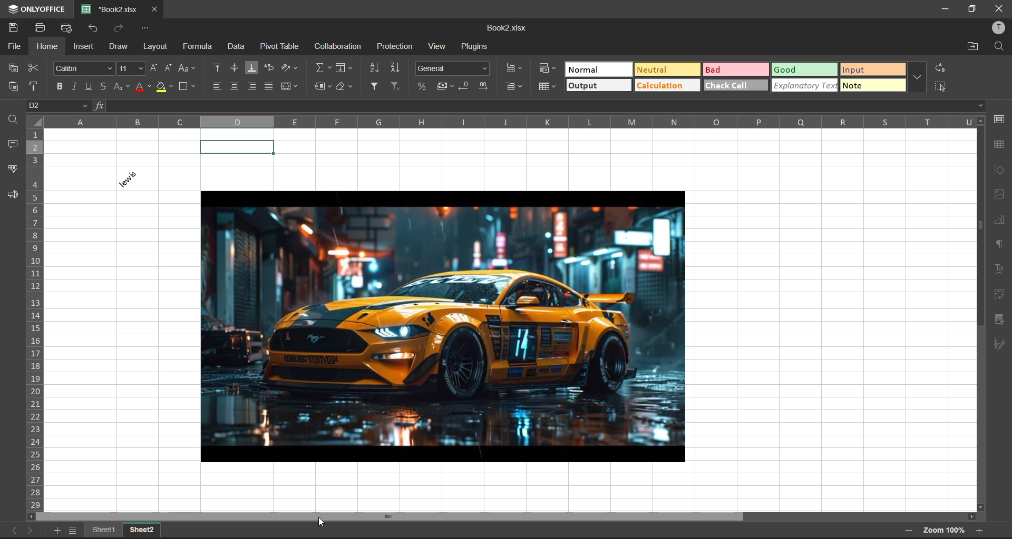  What do you see at coordinates (1000, 120) in the screenshot?
I see `cell settings` at bounding box center [1000, 120].